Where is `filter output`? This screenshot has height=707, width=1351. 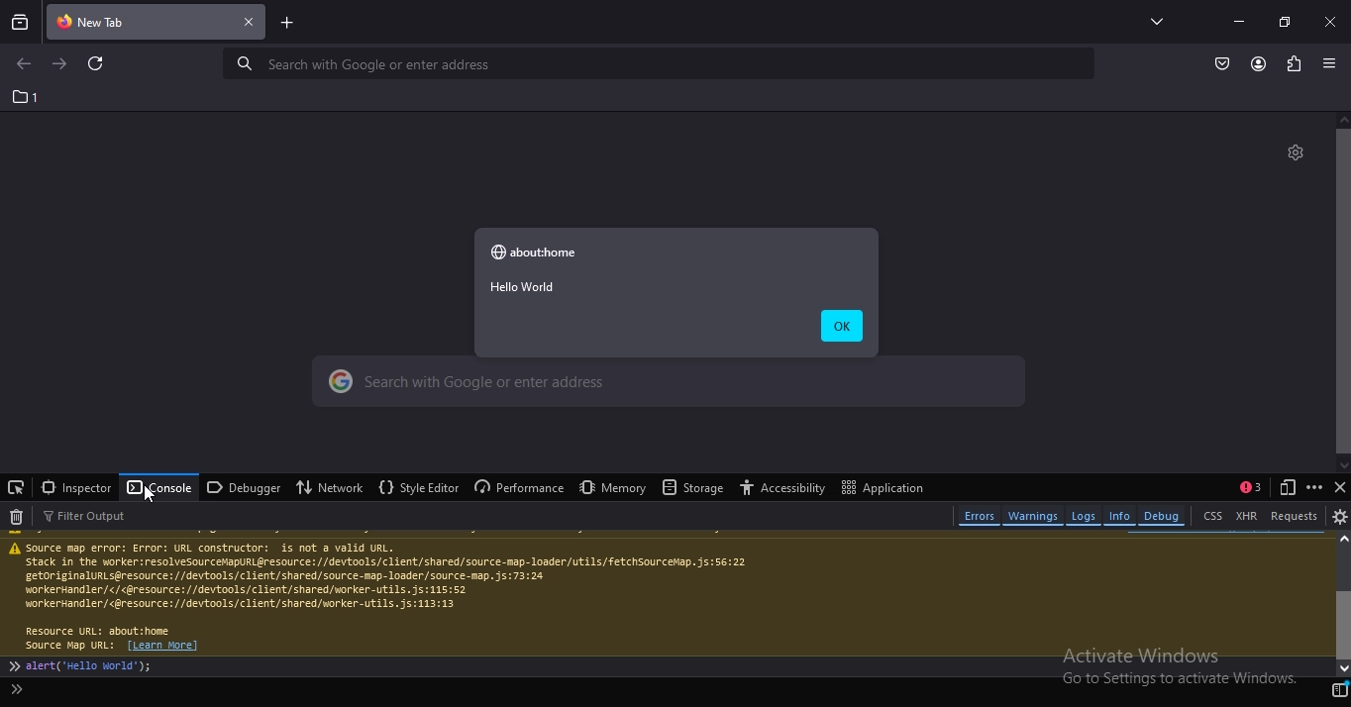 filter output is located at coordinates (94, 517).